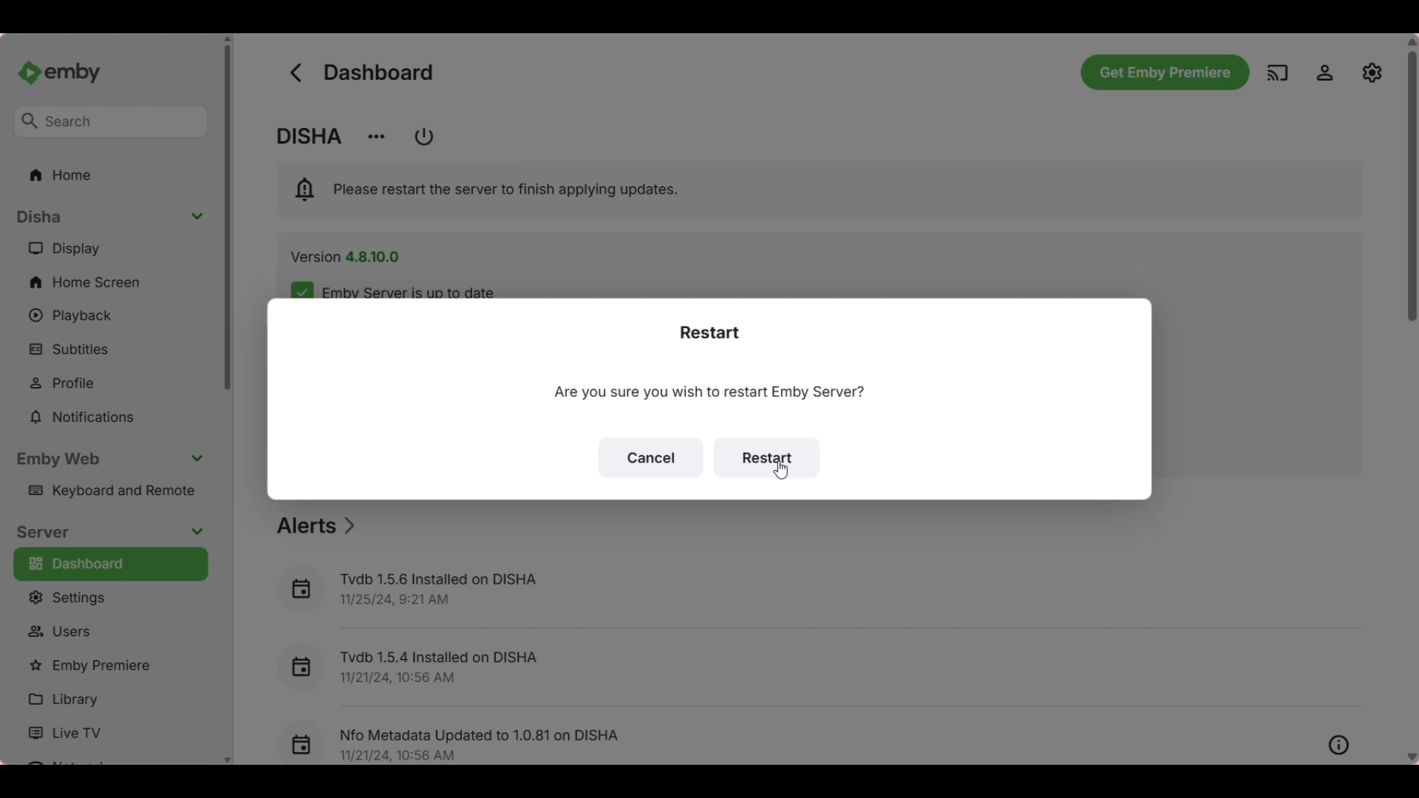 This screenshot has width=1419, height=798. I want to click on Software version, so click(346, 257).